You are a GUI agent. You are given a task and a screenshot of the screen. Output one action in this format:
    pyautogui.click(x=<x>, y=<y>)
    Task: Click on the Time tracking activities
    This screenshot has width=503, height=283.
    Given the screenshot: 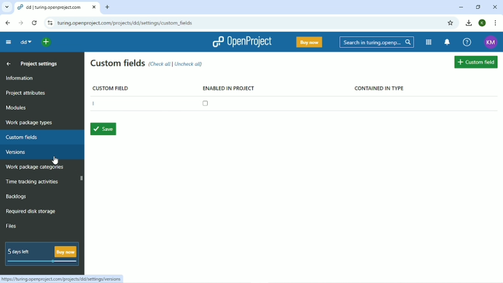 What is the action you would take?
    pyautogui.click(x=32, y=181)
    